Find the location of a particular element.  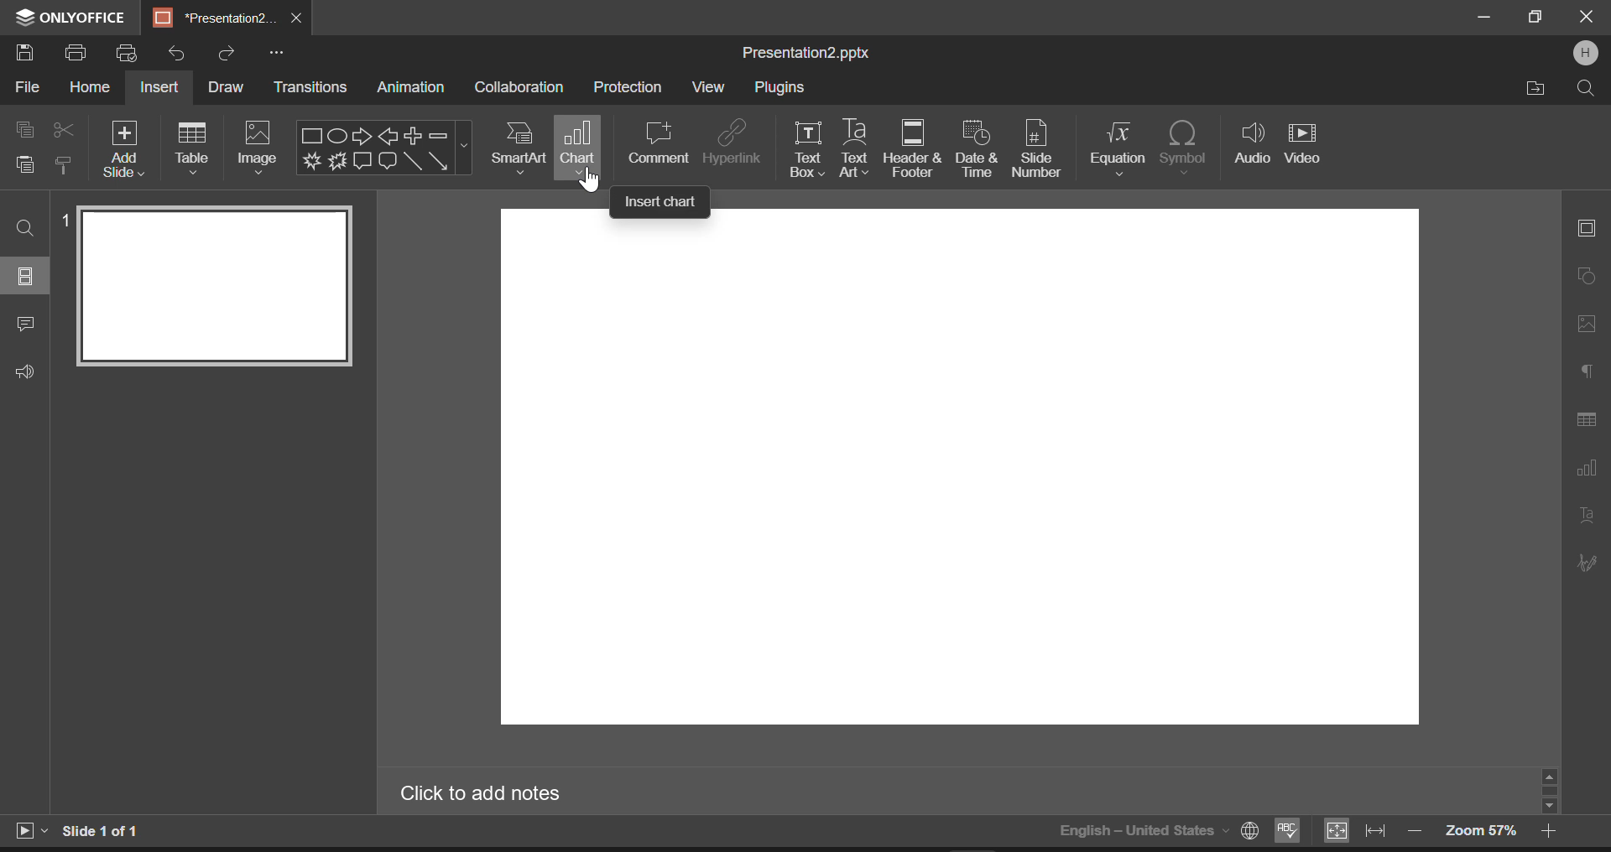

Presentation2.pptx is located at coordinates (812, 53).